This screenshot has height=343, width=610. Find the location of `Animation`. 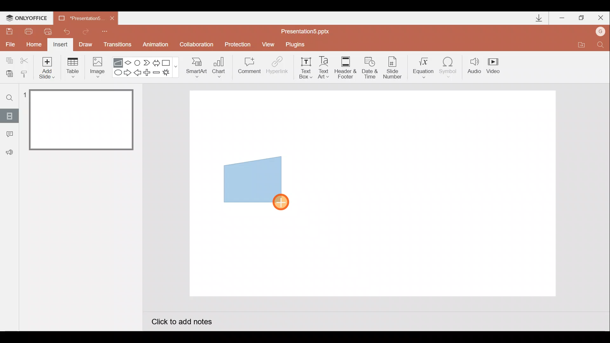

Animation is located at coordinates (156, 45).